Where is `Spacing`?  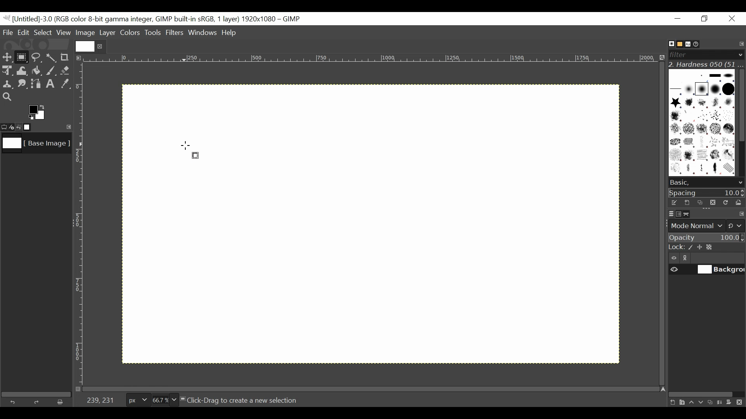 Spacing is located at coordinates (707, 192).